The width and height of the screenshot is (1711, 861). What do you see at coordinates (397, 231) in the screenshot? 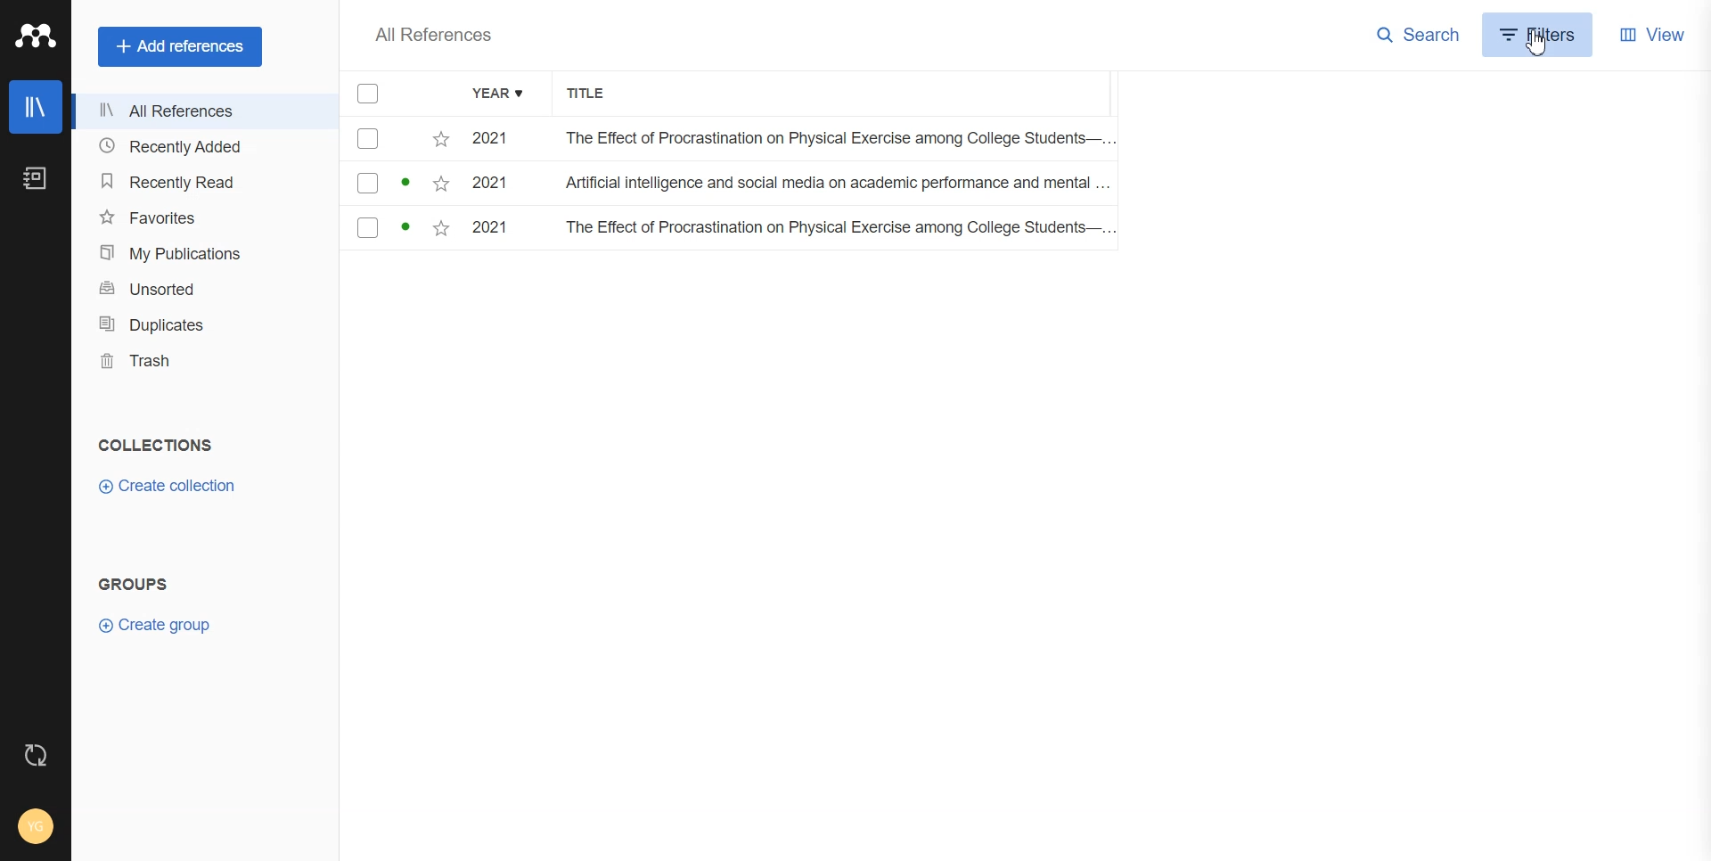
I see `checkbox` at bounding box center [397, 231].